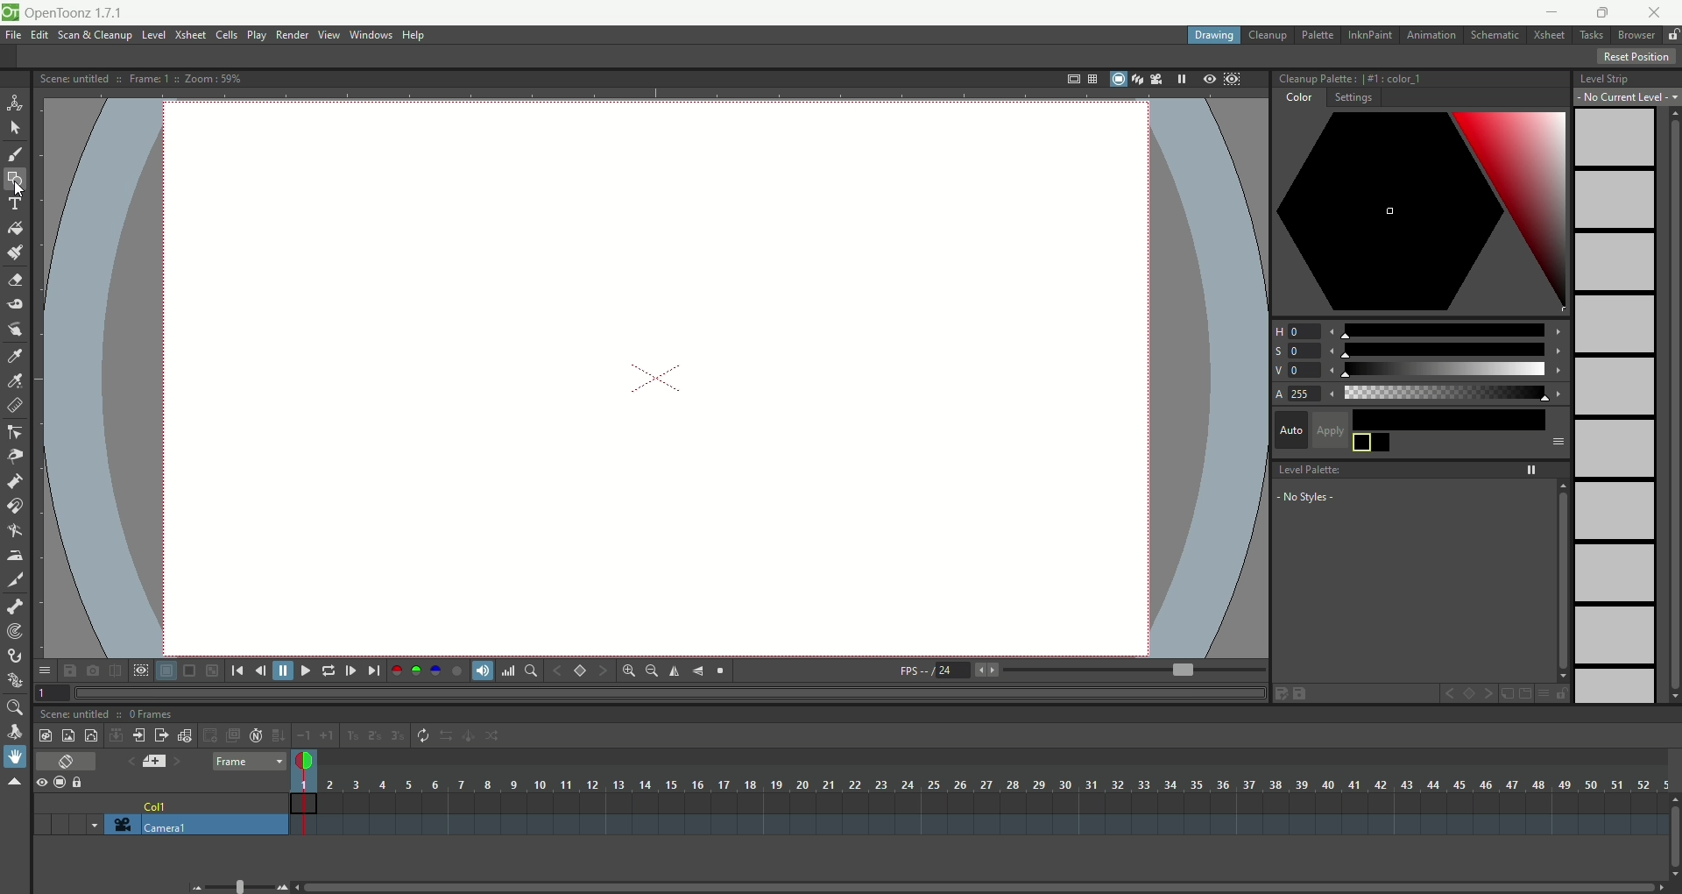  What do you see at coordinates (14, 555) in the screenshot?
I see `iron` at bounding box center [14, 555].